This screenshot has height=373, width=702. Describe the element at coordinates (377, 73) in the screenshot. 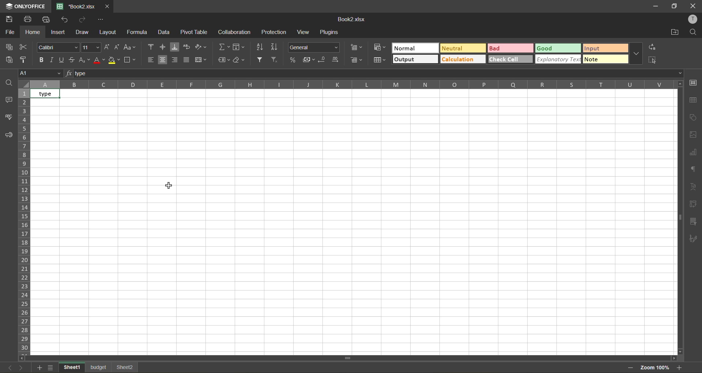

I see `formula bar` at that location.